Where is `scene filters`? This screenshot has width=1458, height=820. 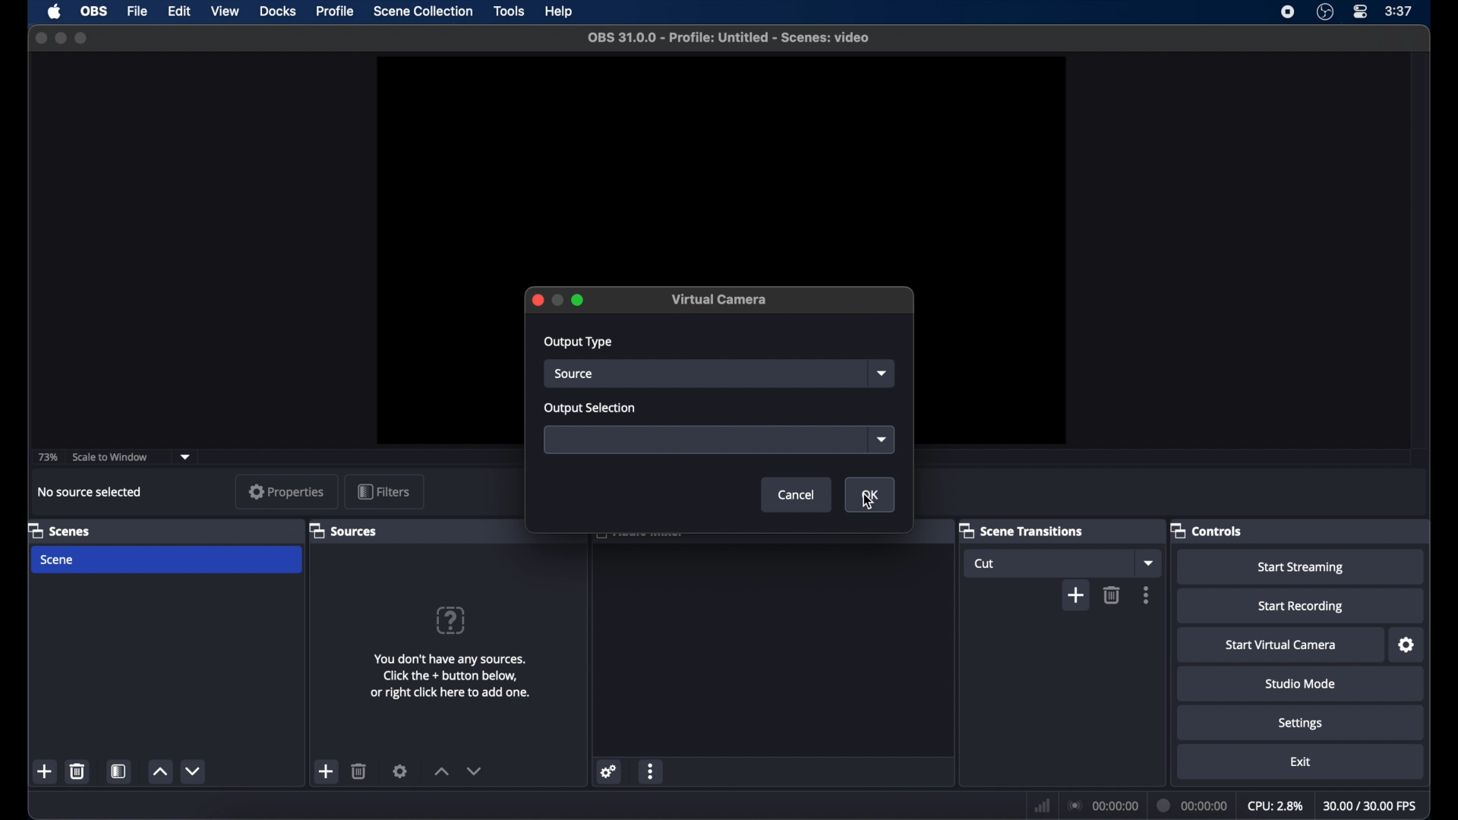
scene filters is located at coordinates (119, 772).